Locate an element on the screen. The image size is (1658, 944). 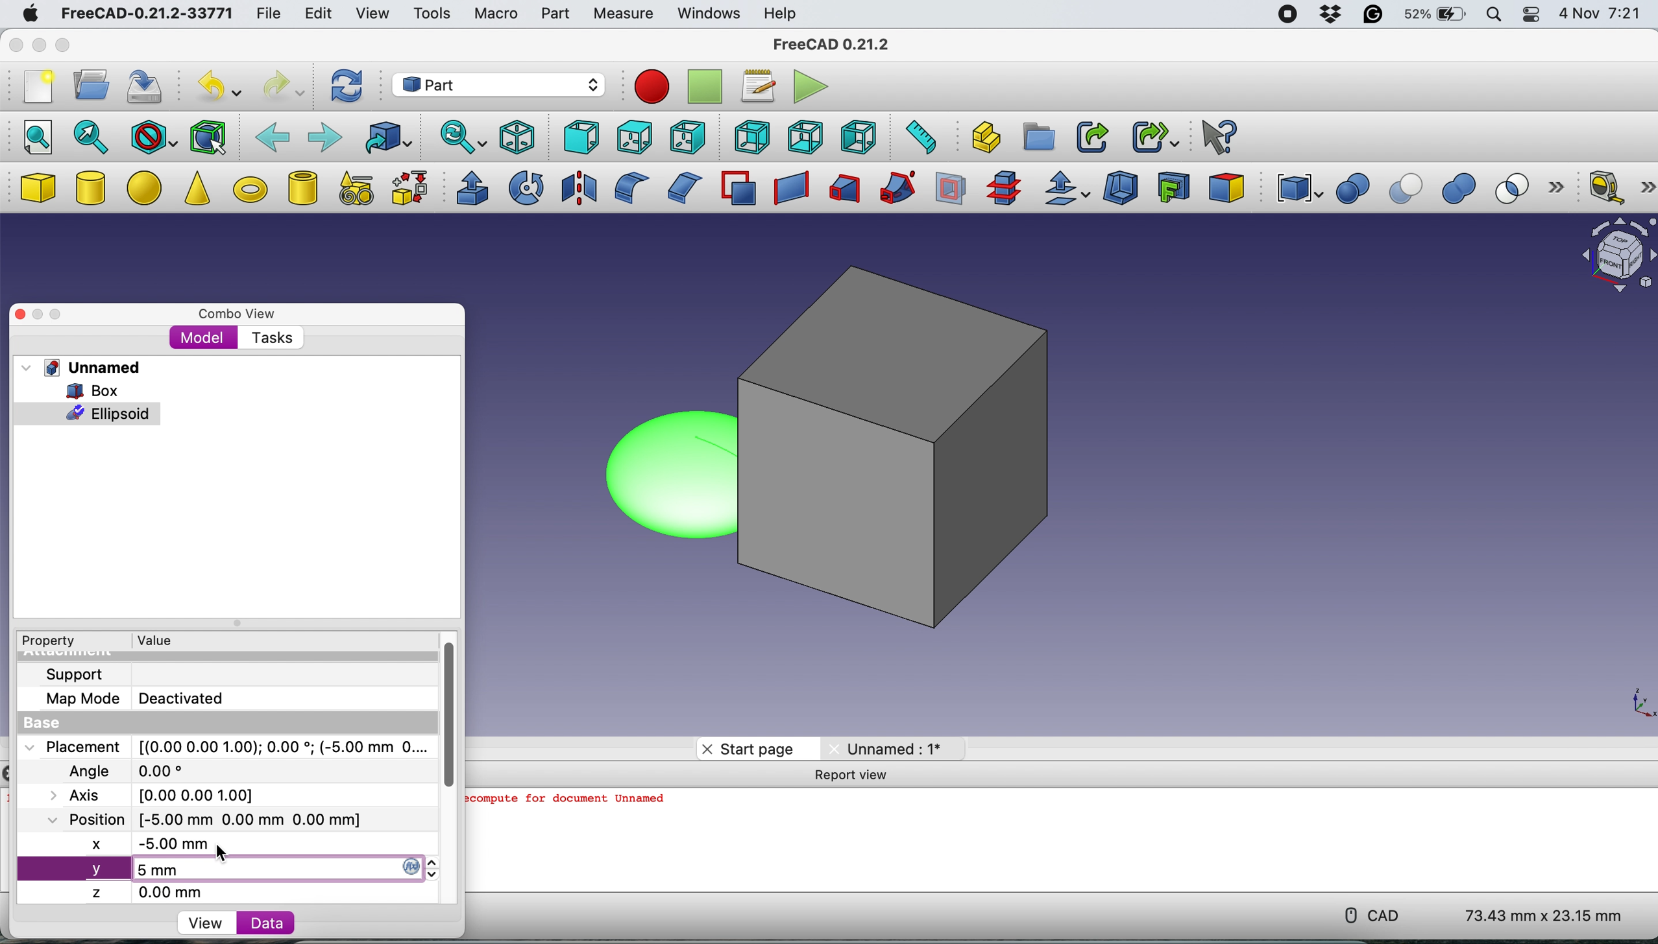
sweep is located at coordinates (892, 189).